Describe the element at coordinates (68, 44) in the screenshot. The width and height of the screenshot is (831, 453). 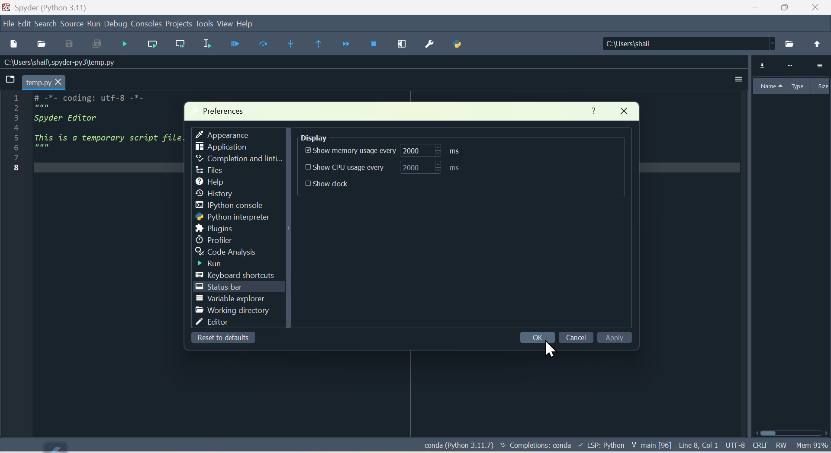
I see `Save as` at that location.